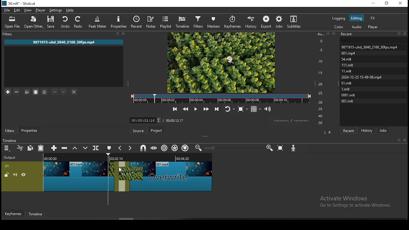 This screenshot has height=230, width=409. I want to click on color, so click(339, 27).